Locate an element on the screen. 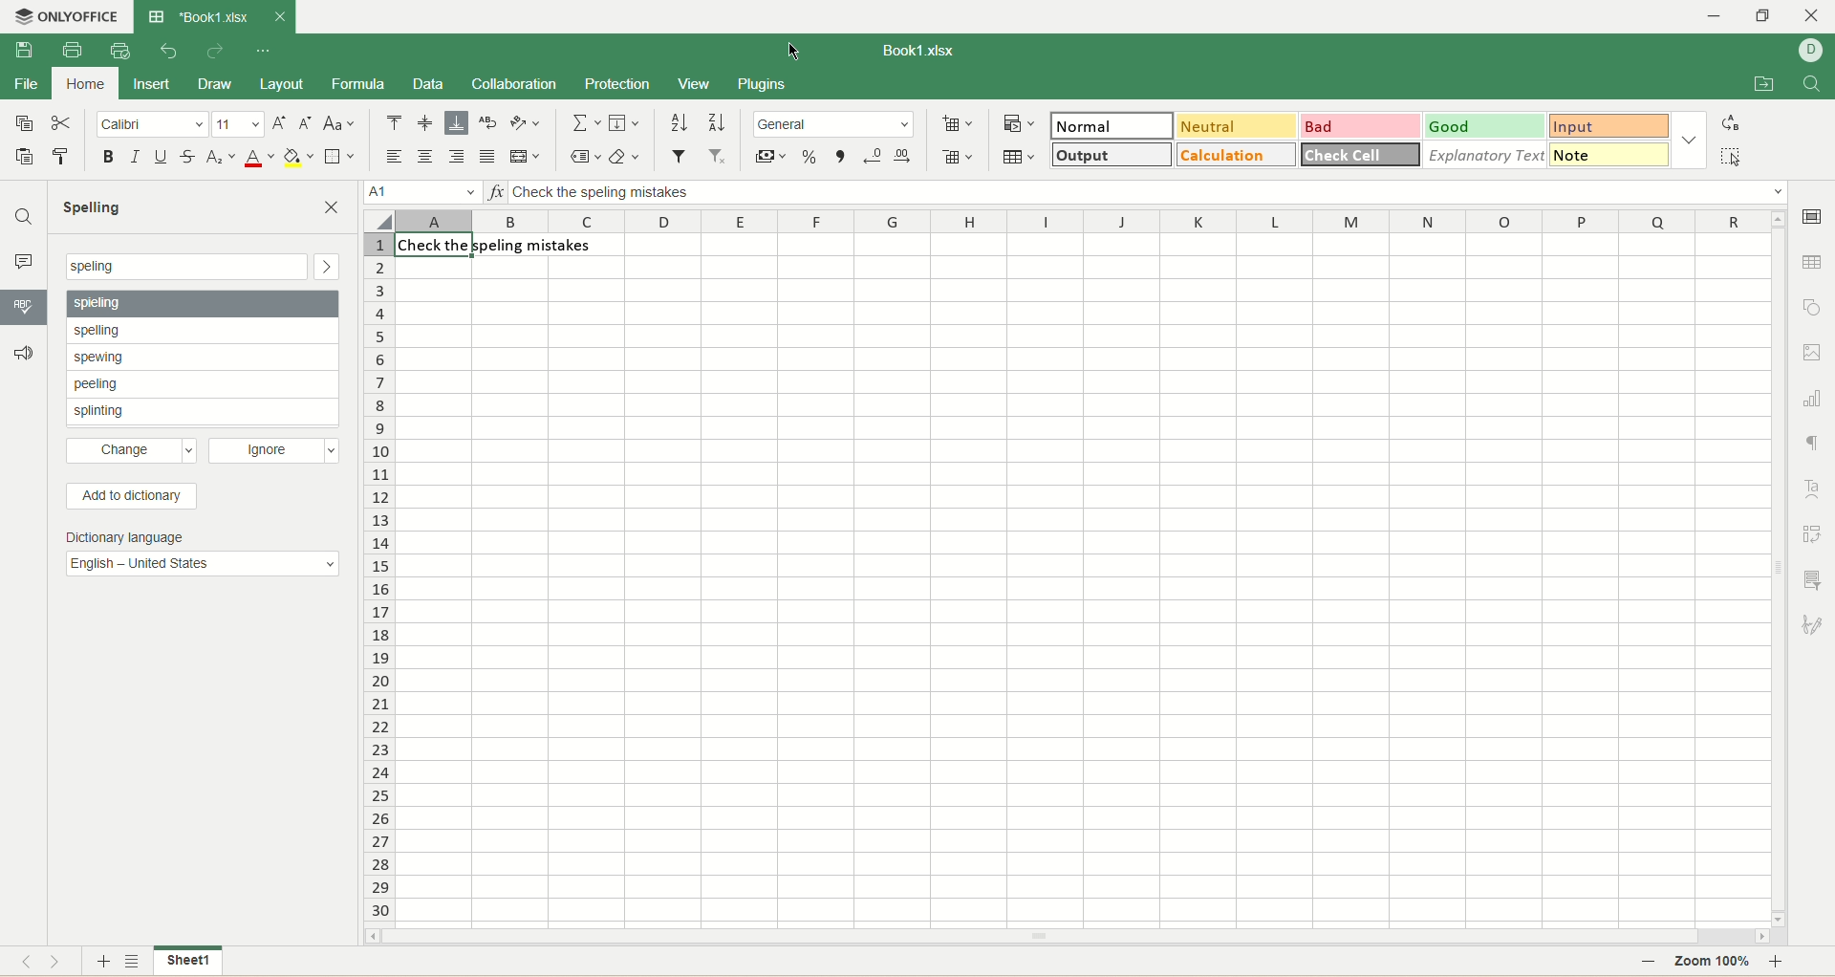 The image size is (1835, 977). subscript is located at coordinates (222, 159).